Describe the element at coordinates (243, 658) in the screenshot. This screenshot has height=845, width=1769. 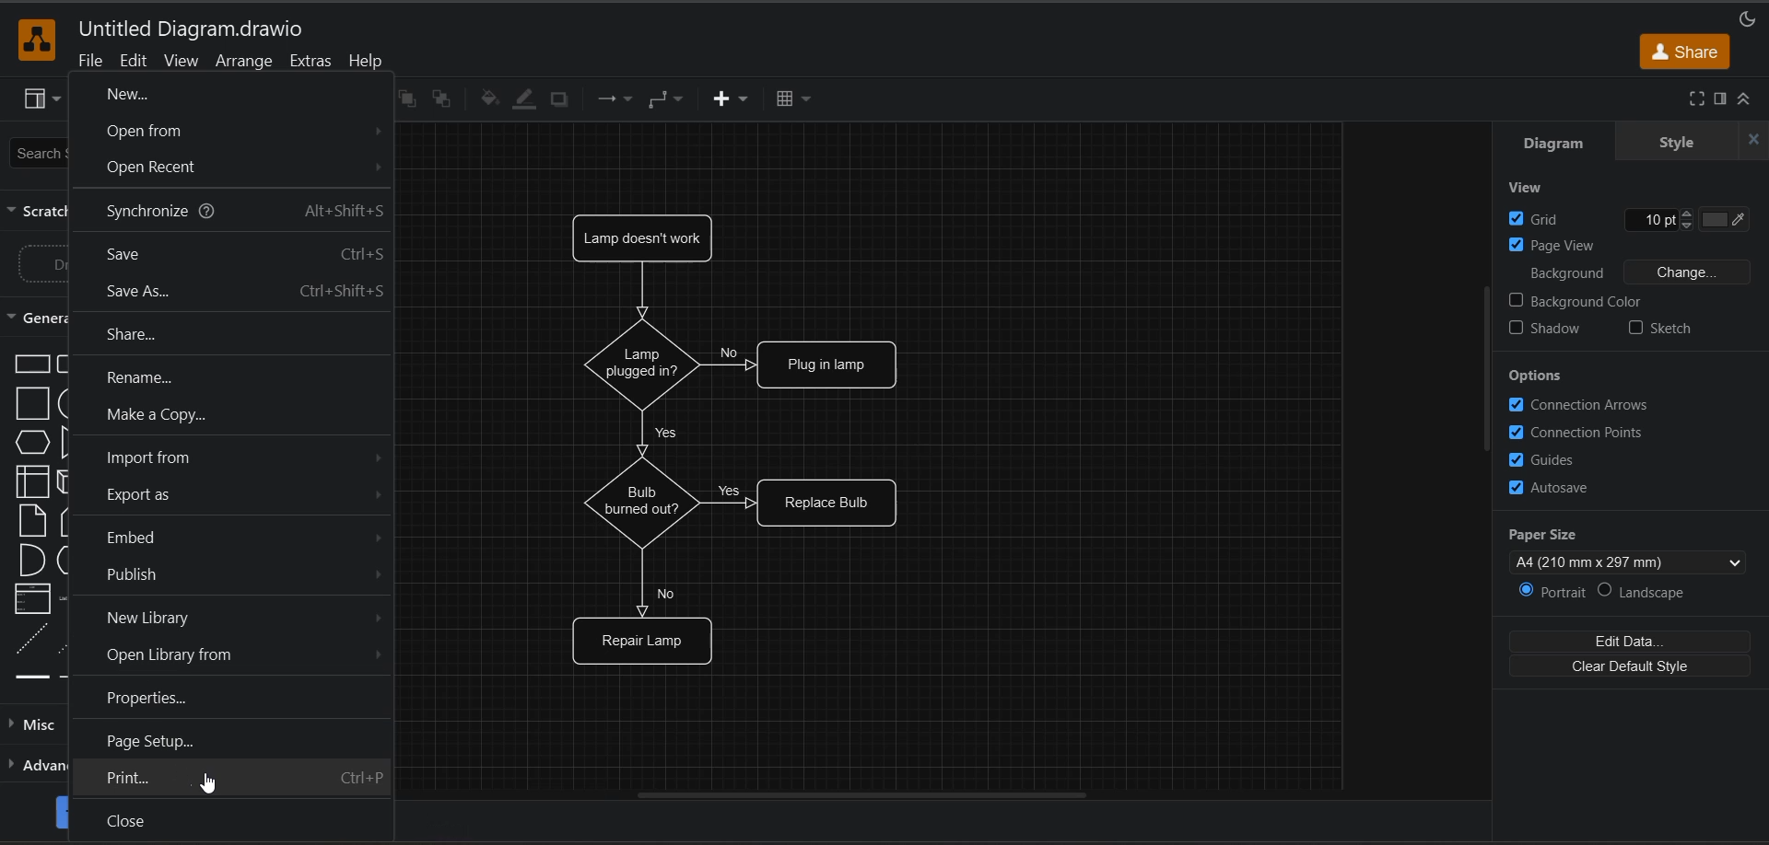
I see `open library from` at that location.